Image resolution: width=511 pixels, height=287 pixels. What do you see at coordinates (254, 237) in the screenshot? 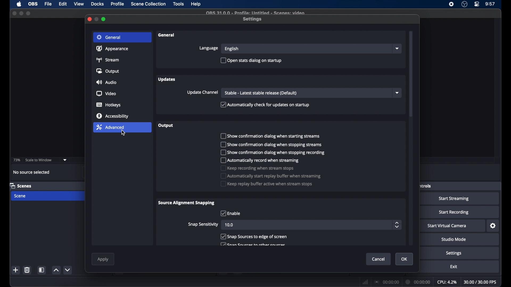
I see `checkbox` at bounding box center [254, 237].